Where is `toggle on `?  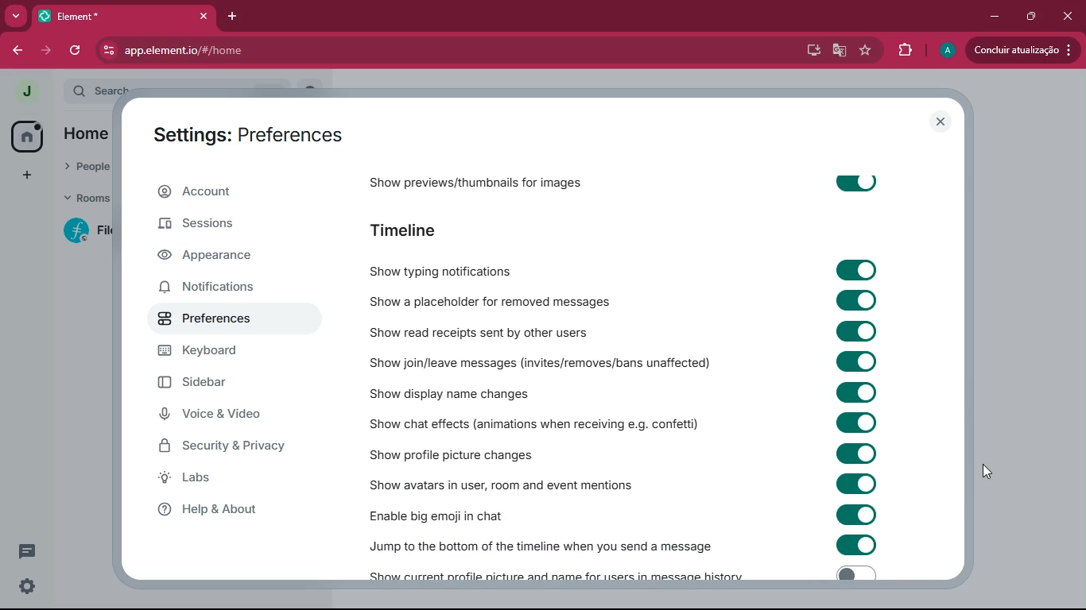
toggle on  is located at coordinates (858, 423).